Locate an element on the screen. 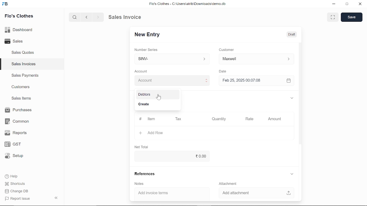 The width and height of the screenshot is (367, 206). Customers is located at coordinates (21, 87).